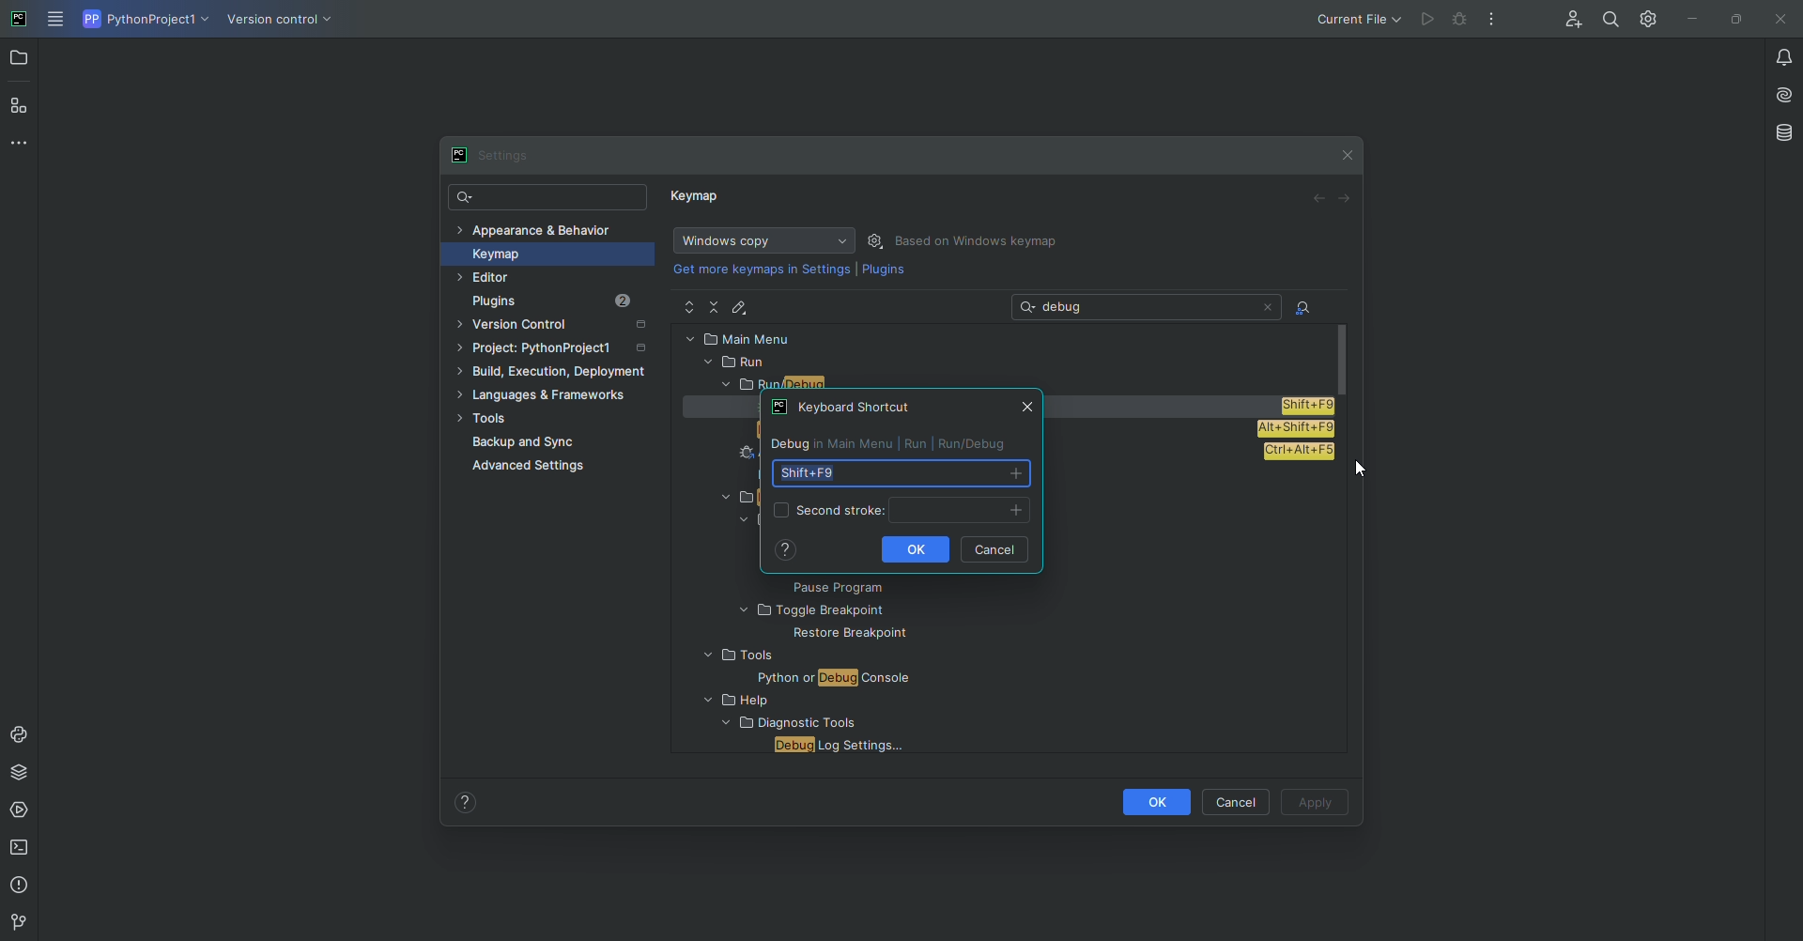 The height and width of the screenshot is (941, 1803). Describe the element at coordinates (548, 420) in the screenshot. I see `Tools` at that location.